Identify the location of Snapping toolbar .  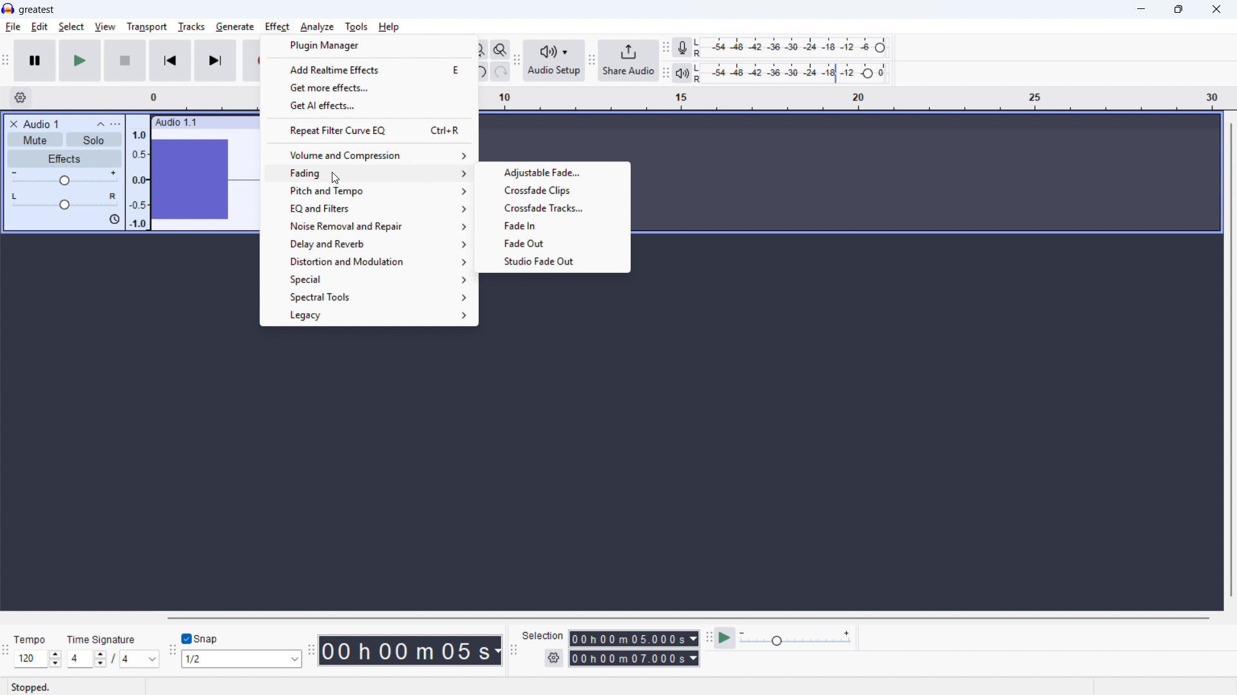
(173, 653).